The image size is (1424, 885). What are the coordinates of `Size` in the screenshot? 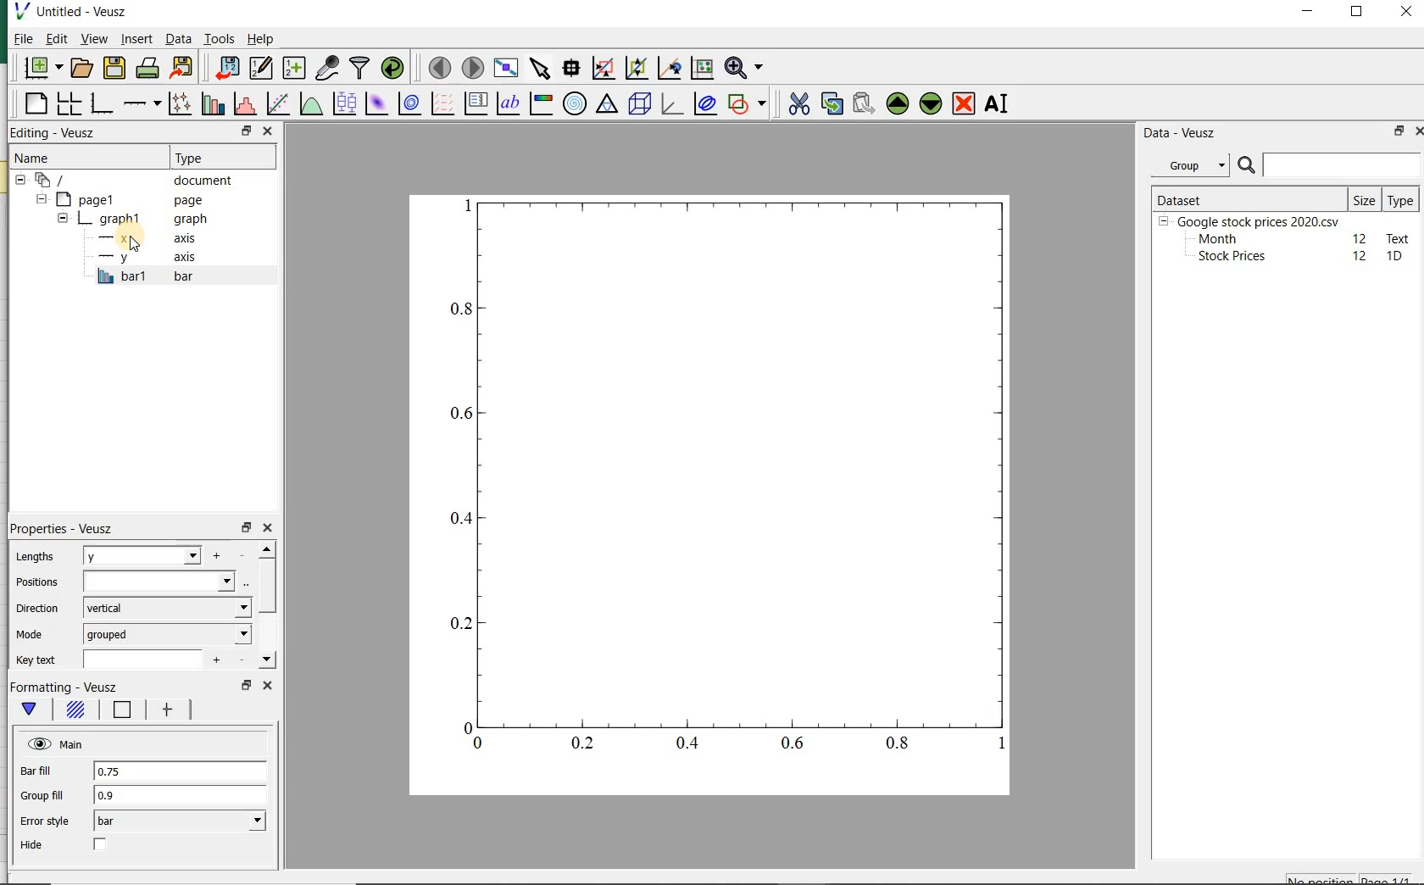 It's located at (1365, 198).